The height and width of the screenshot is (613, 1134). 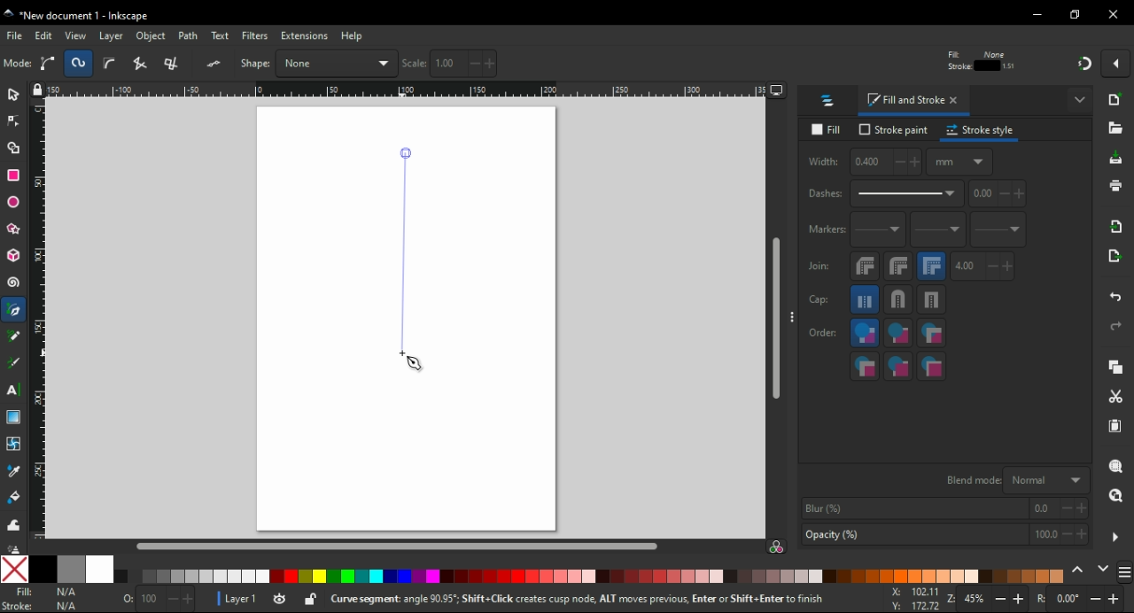 What do you see at coordinates (15, 311) in the screenshot?
I see `pen tool` at bounding box center [15, 311].